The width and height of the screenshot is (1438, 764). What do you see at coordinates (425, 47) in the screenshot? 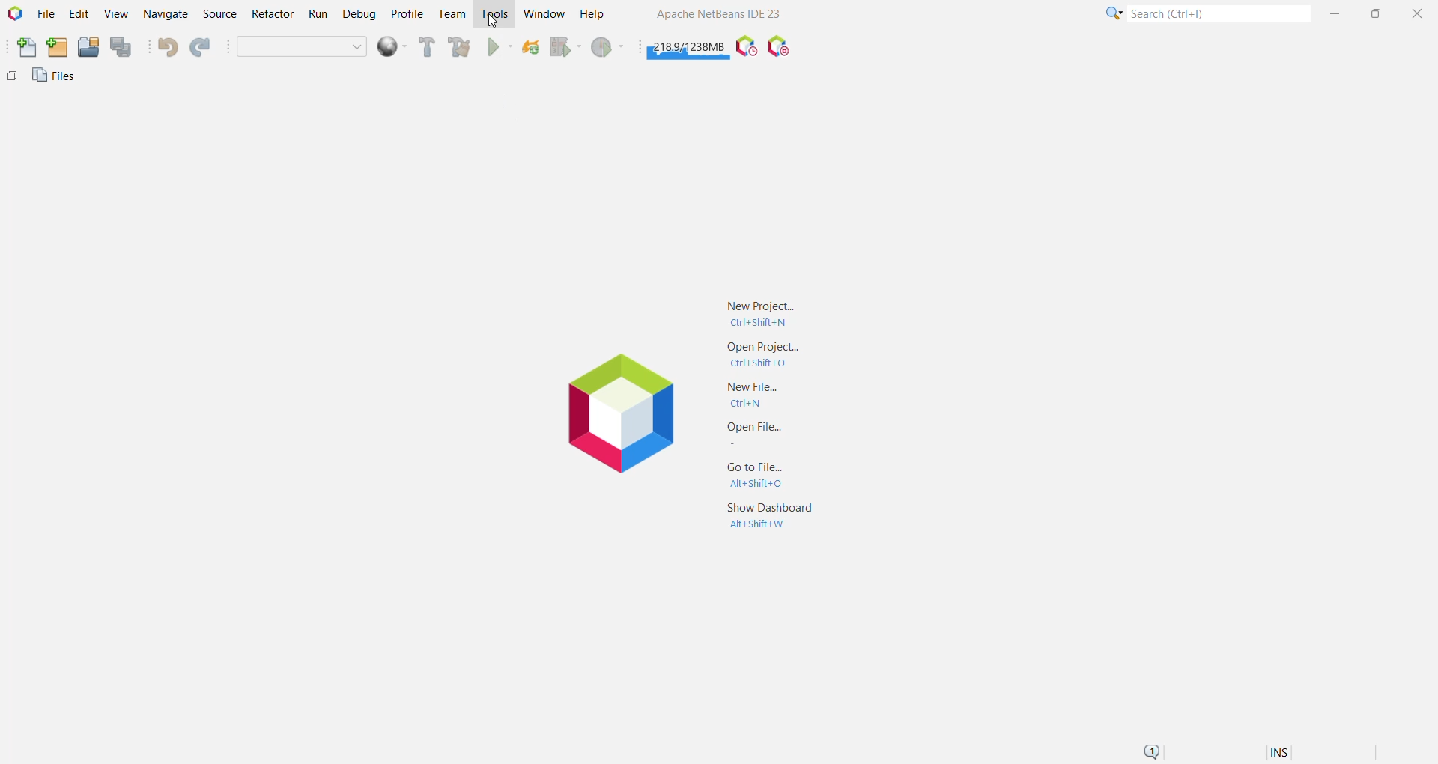
I see `Build Main Project` at bounding box center [425, 47].